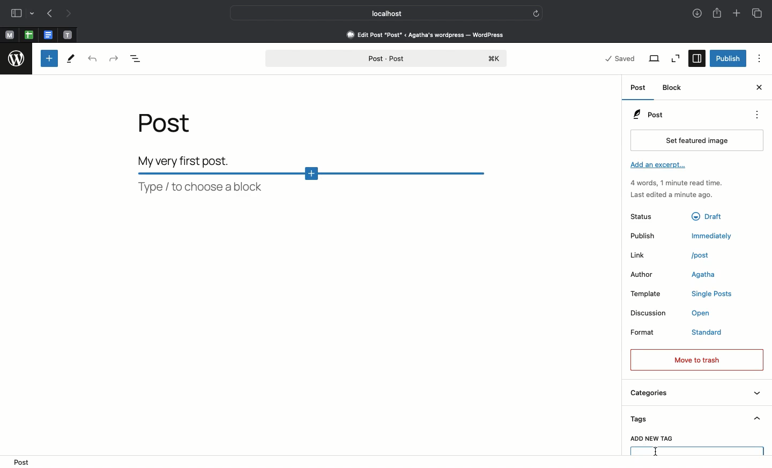  What do you see at coordinates (639, 89) in the screenshot?
I see `Post` at bounding box center [639, 89].